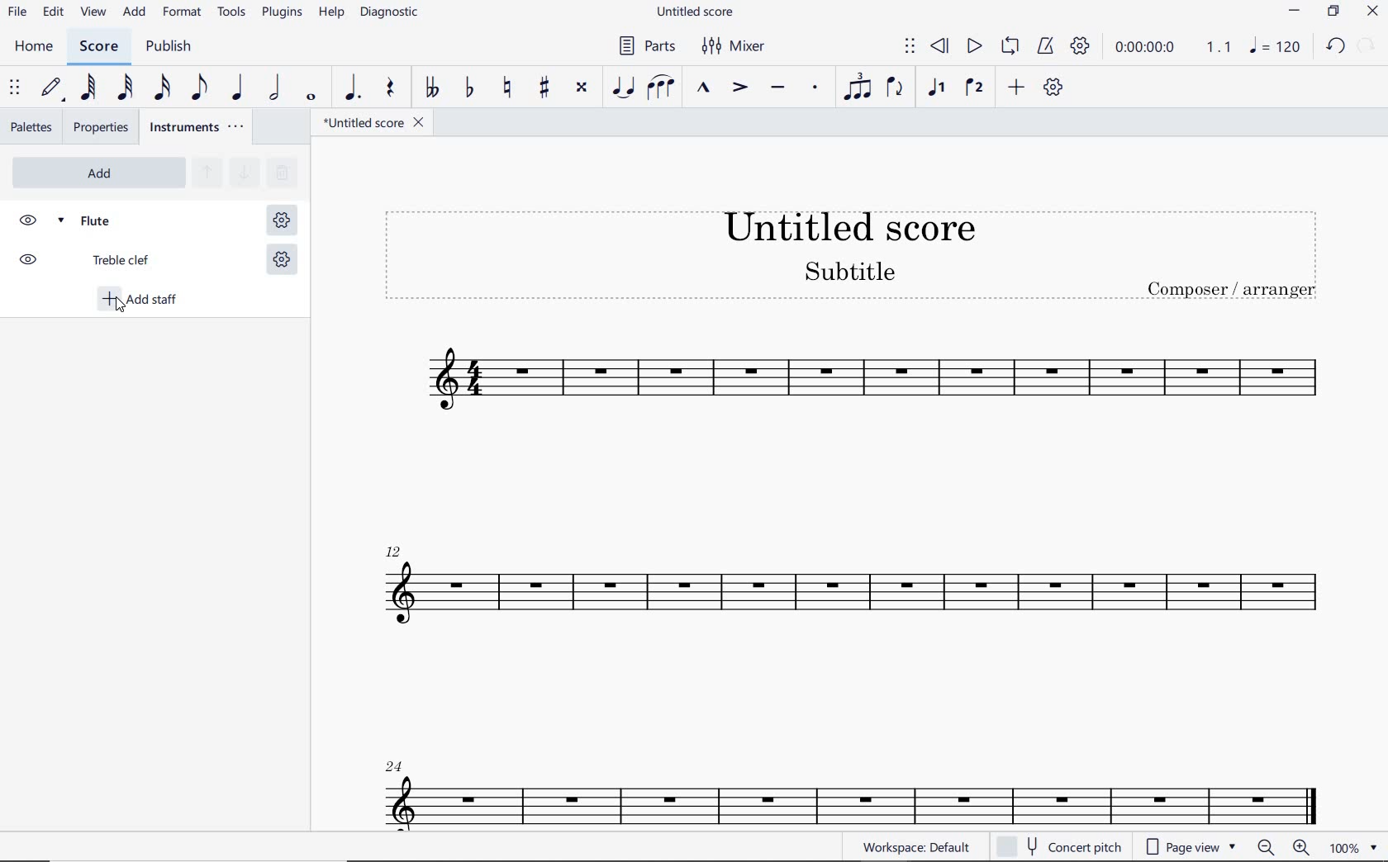 This screenshot has height=862, width=1388. Describe the element at coordinates (373, 123) in the screenshot. I see `file name` at that location.